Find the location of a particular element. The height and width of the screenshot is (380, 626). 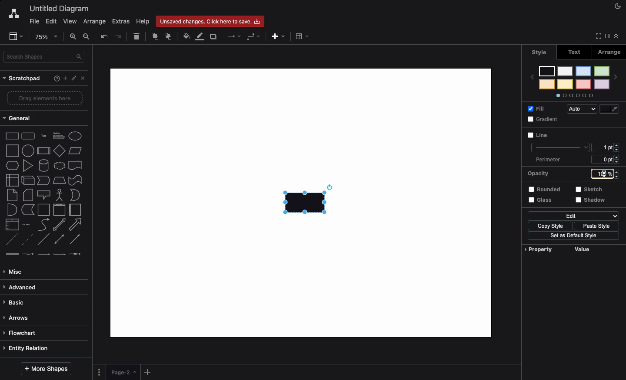

Duplicate is located at coordinates (213, 37).